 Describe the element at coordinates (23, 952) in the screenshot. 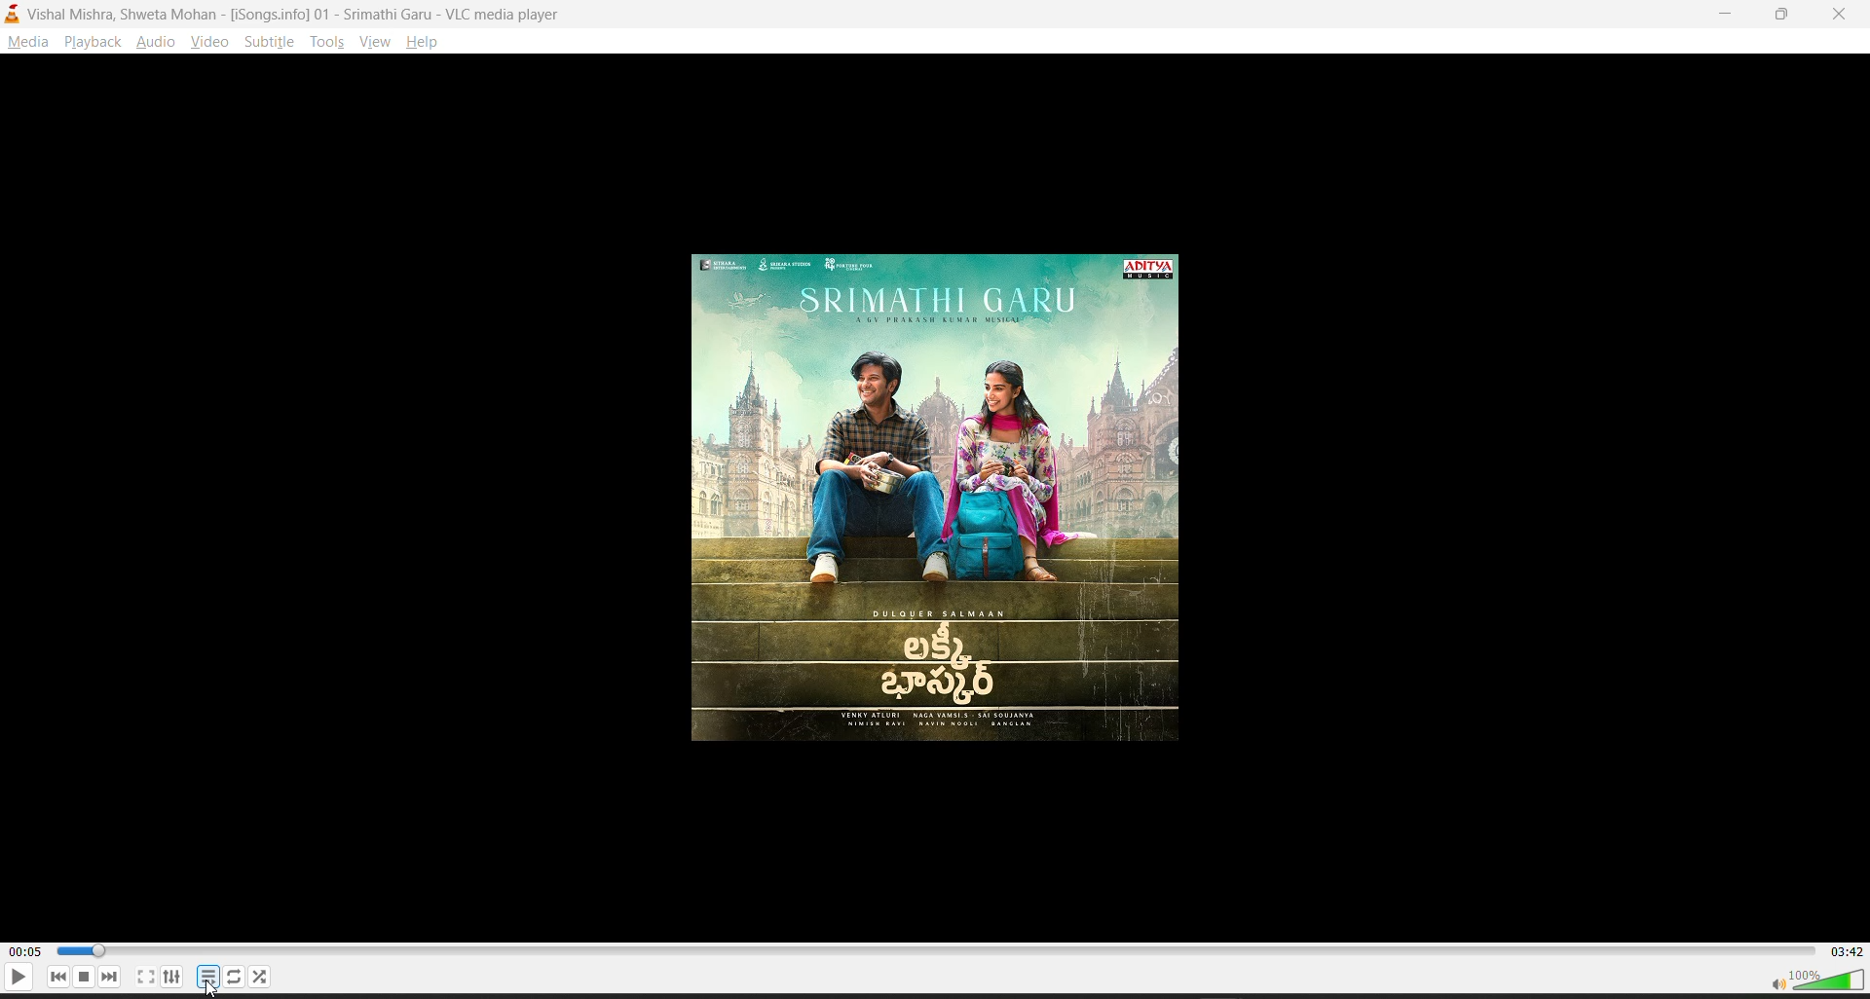

I see `current track time` at that location.